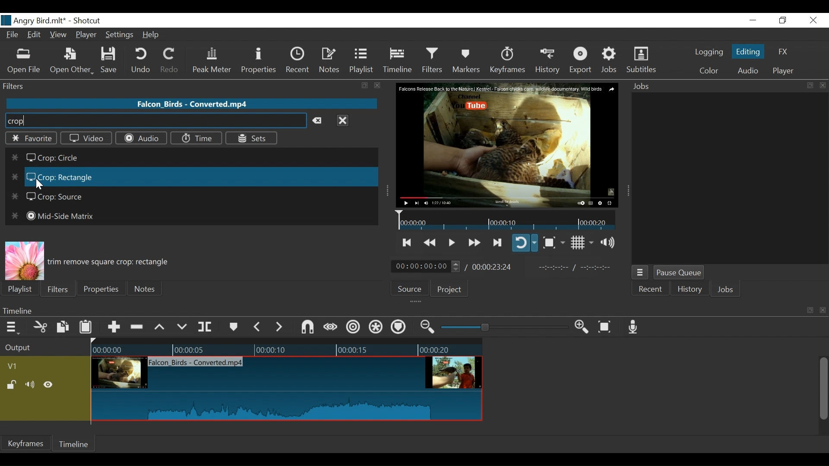 The height and width of the screenshot is (466, 829). What do you see at coordinates (58, 35) in the screenshot?
I see `View` at bounding box center [58, 35].